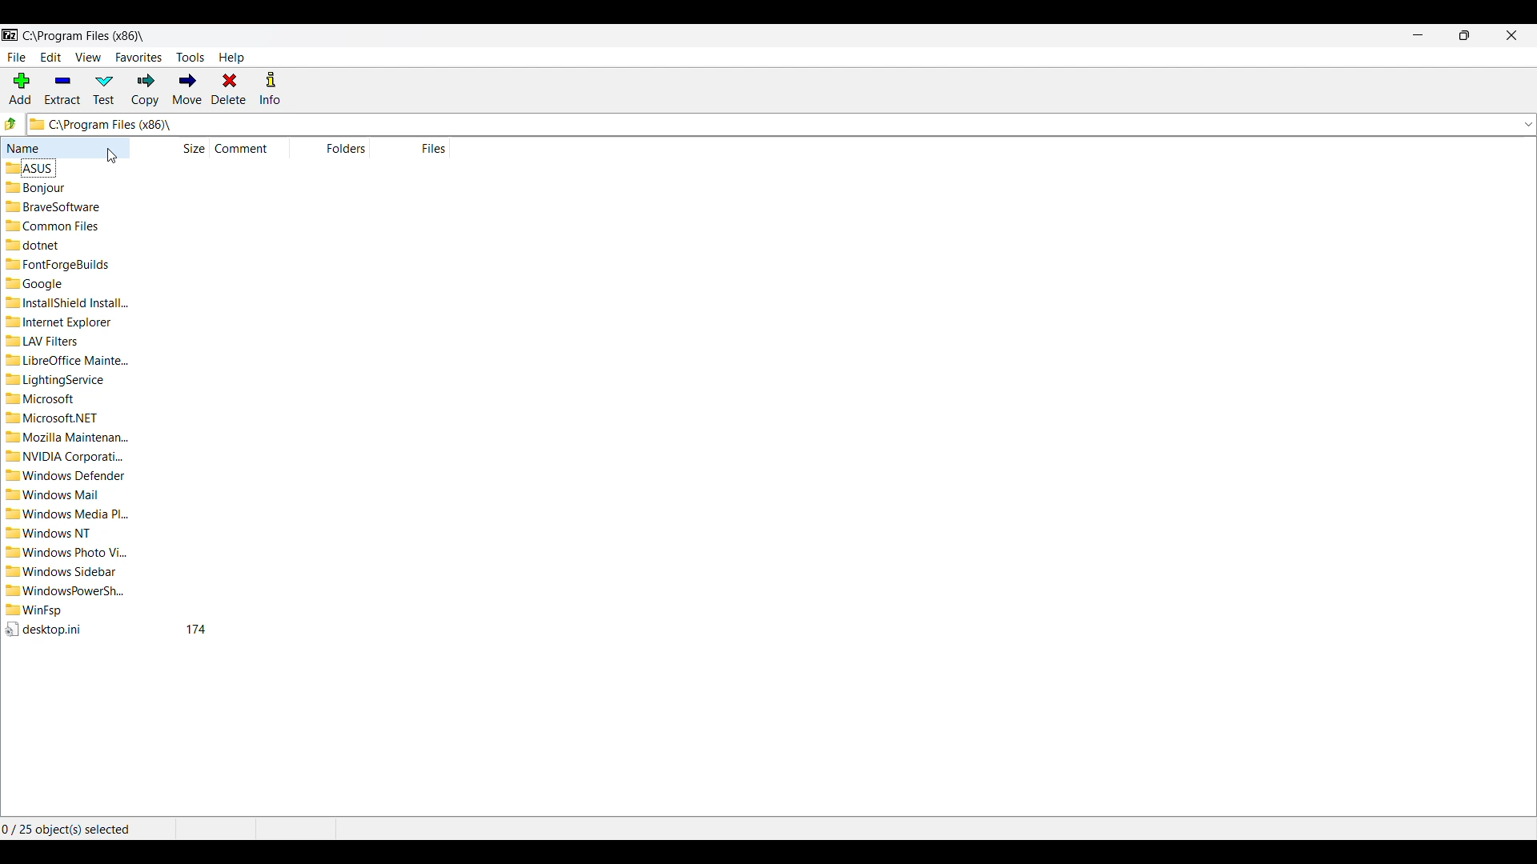 The height and width of the screenshot is (864, 1537). Describe the element at coordinates (44, 340) in the screenshot. I see `LAV Filters` at that location.